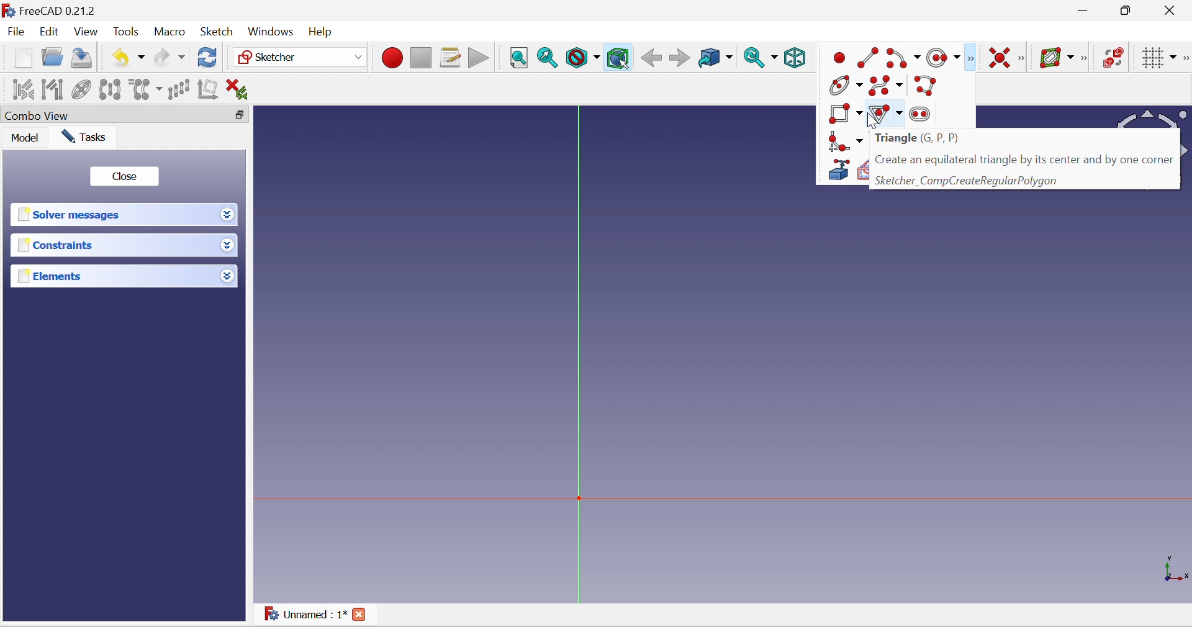 The height and width of the screenshot is (627, 1192). What do you see at coordinates (207, 58) in the screenshot?
I see `Refresh` at bounding box center [207, 58].